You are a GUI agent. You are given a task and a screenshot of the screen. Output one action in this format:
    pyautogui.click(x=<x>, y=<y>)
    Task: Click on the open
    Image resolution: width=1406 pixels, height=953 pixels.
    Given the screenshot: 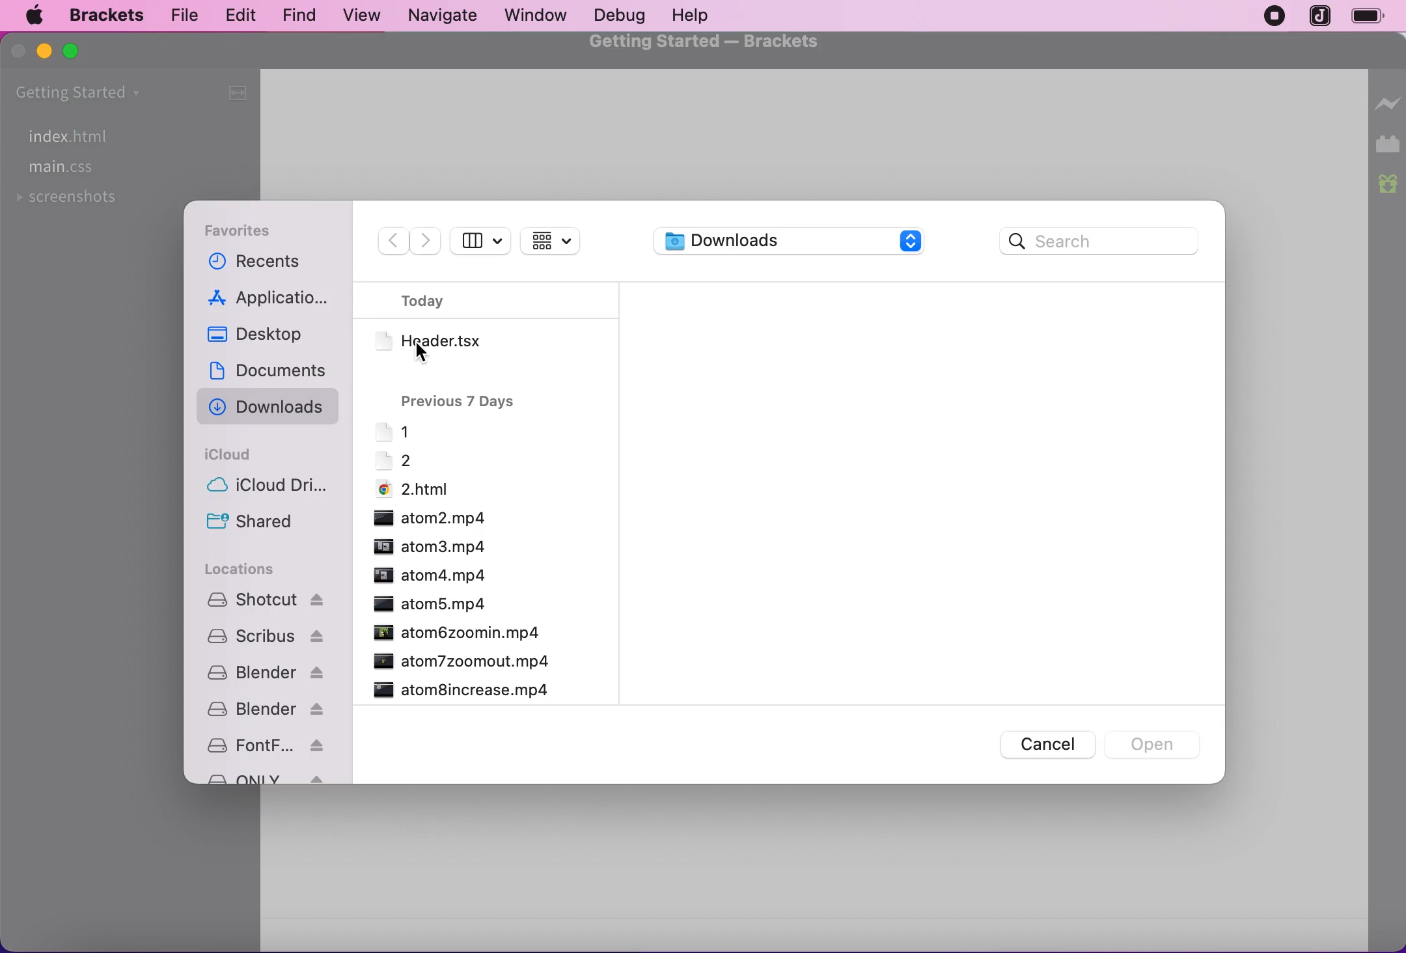 What is the action you would take?
    pyautogui.click(x=1155, y=742)
    